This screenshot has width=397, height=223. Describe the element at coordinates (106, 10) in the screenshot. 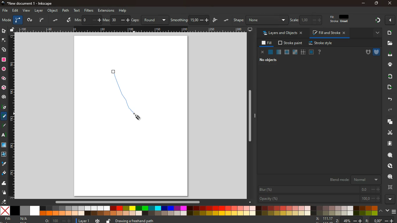

I see `extensions` at that location.